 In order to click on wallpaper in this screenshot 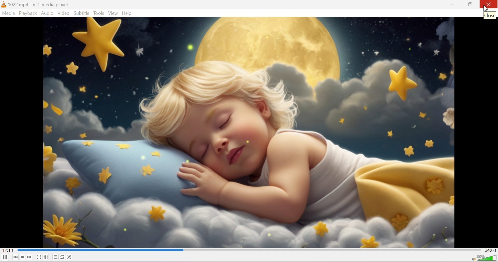, I will do `click(249, 132)`.